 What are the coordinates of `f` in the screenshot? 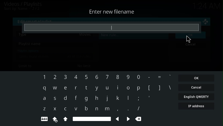 It's located at (76, 98).